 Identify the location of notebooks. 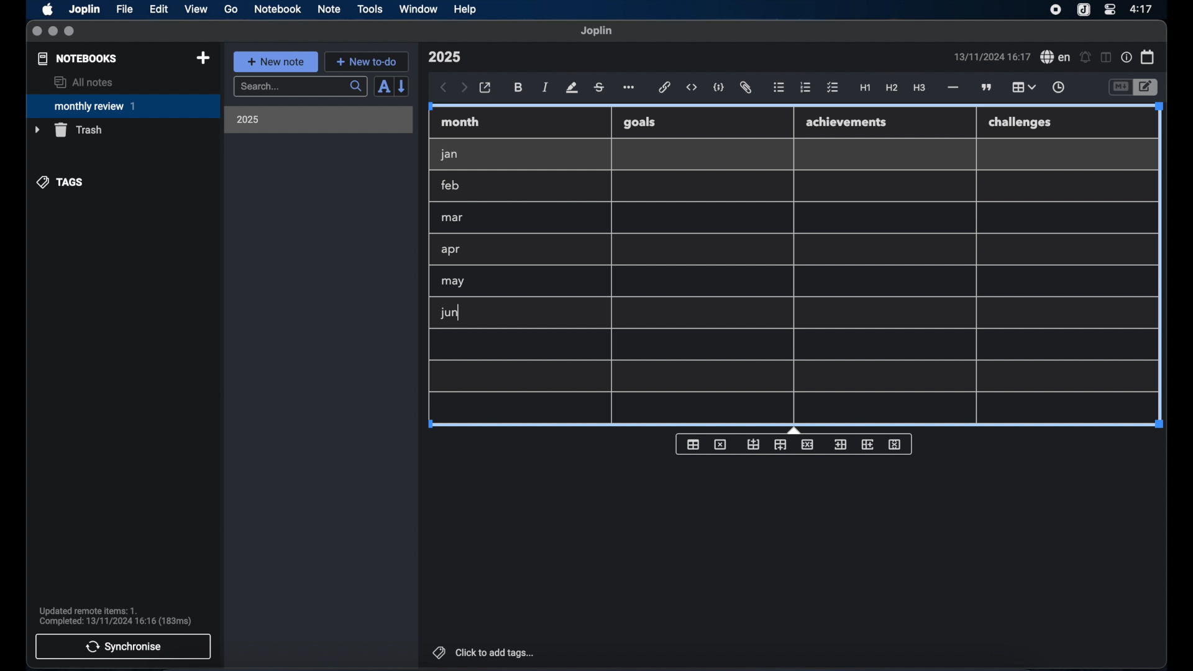
(78, 58).